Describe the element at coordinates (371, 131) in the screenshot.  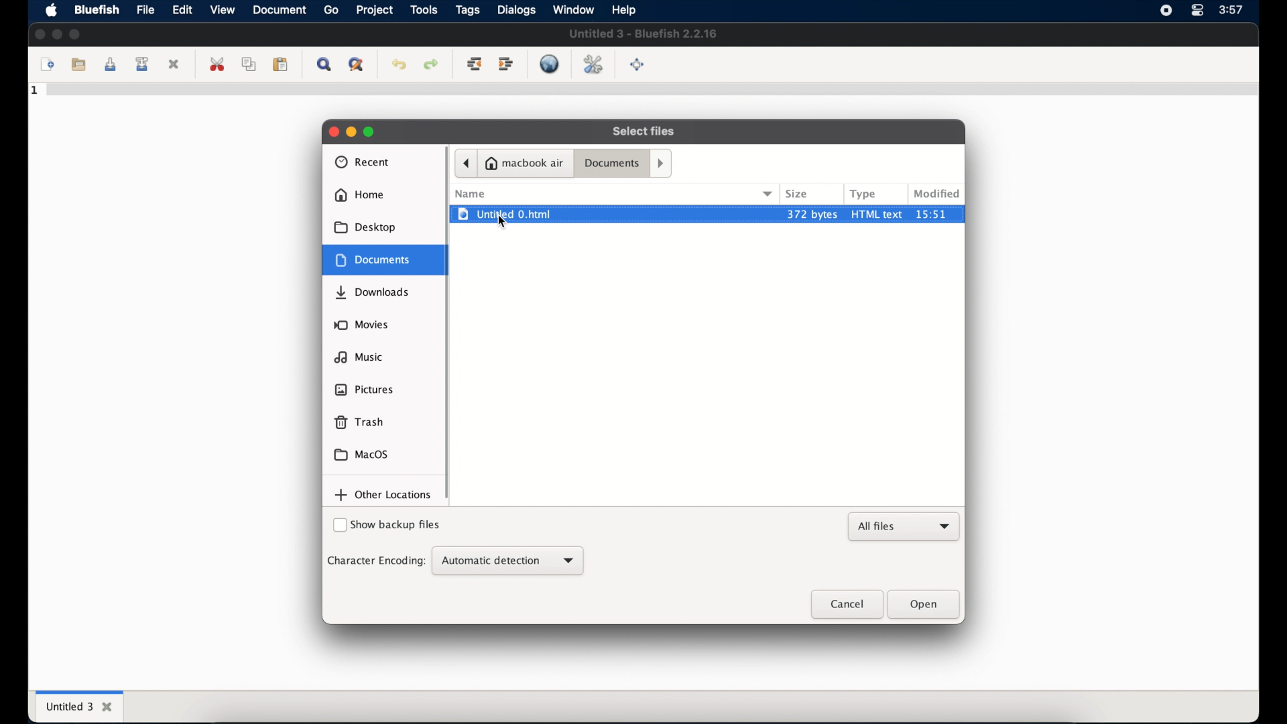
I see `maximize` at that location.